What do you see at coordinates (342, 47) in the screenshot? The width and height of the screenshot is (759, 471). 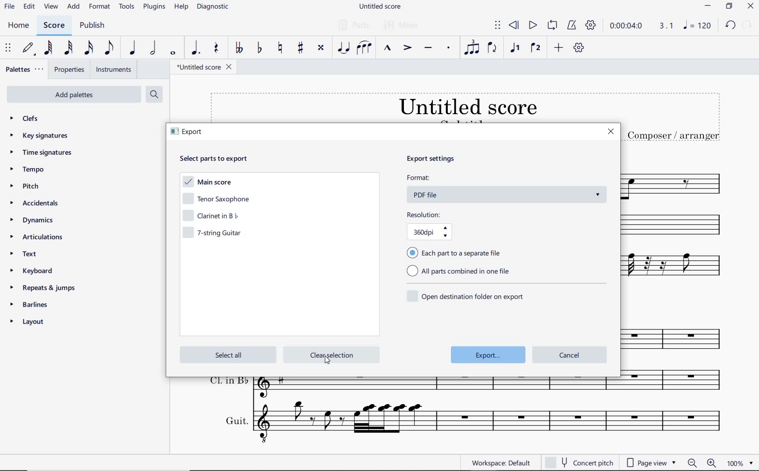 I see `TIE` at bounding box center [342, 47].